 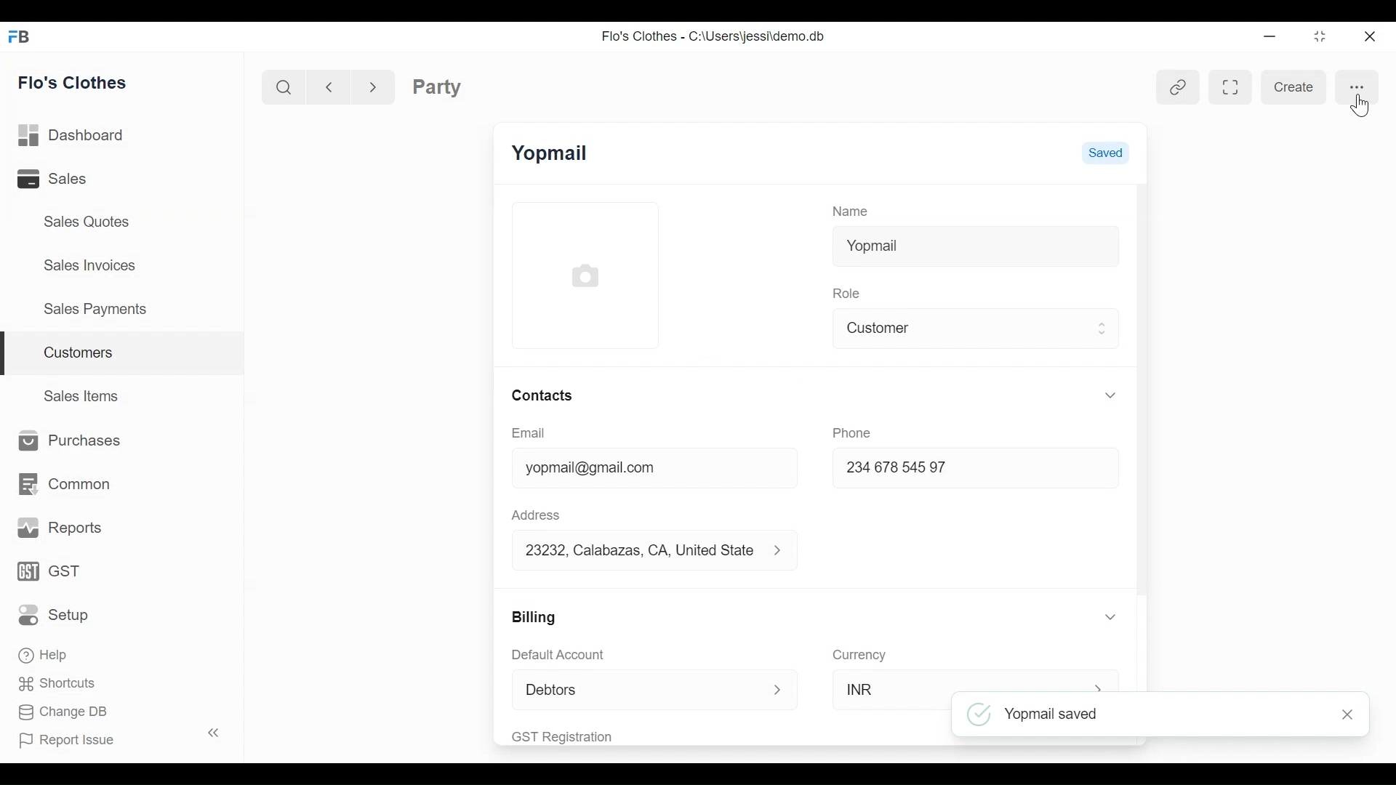 What do you see at coordinates (75, 82) in the screenshot?
I see `Flo's Clothes` at bounding box center [75, 82].